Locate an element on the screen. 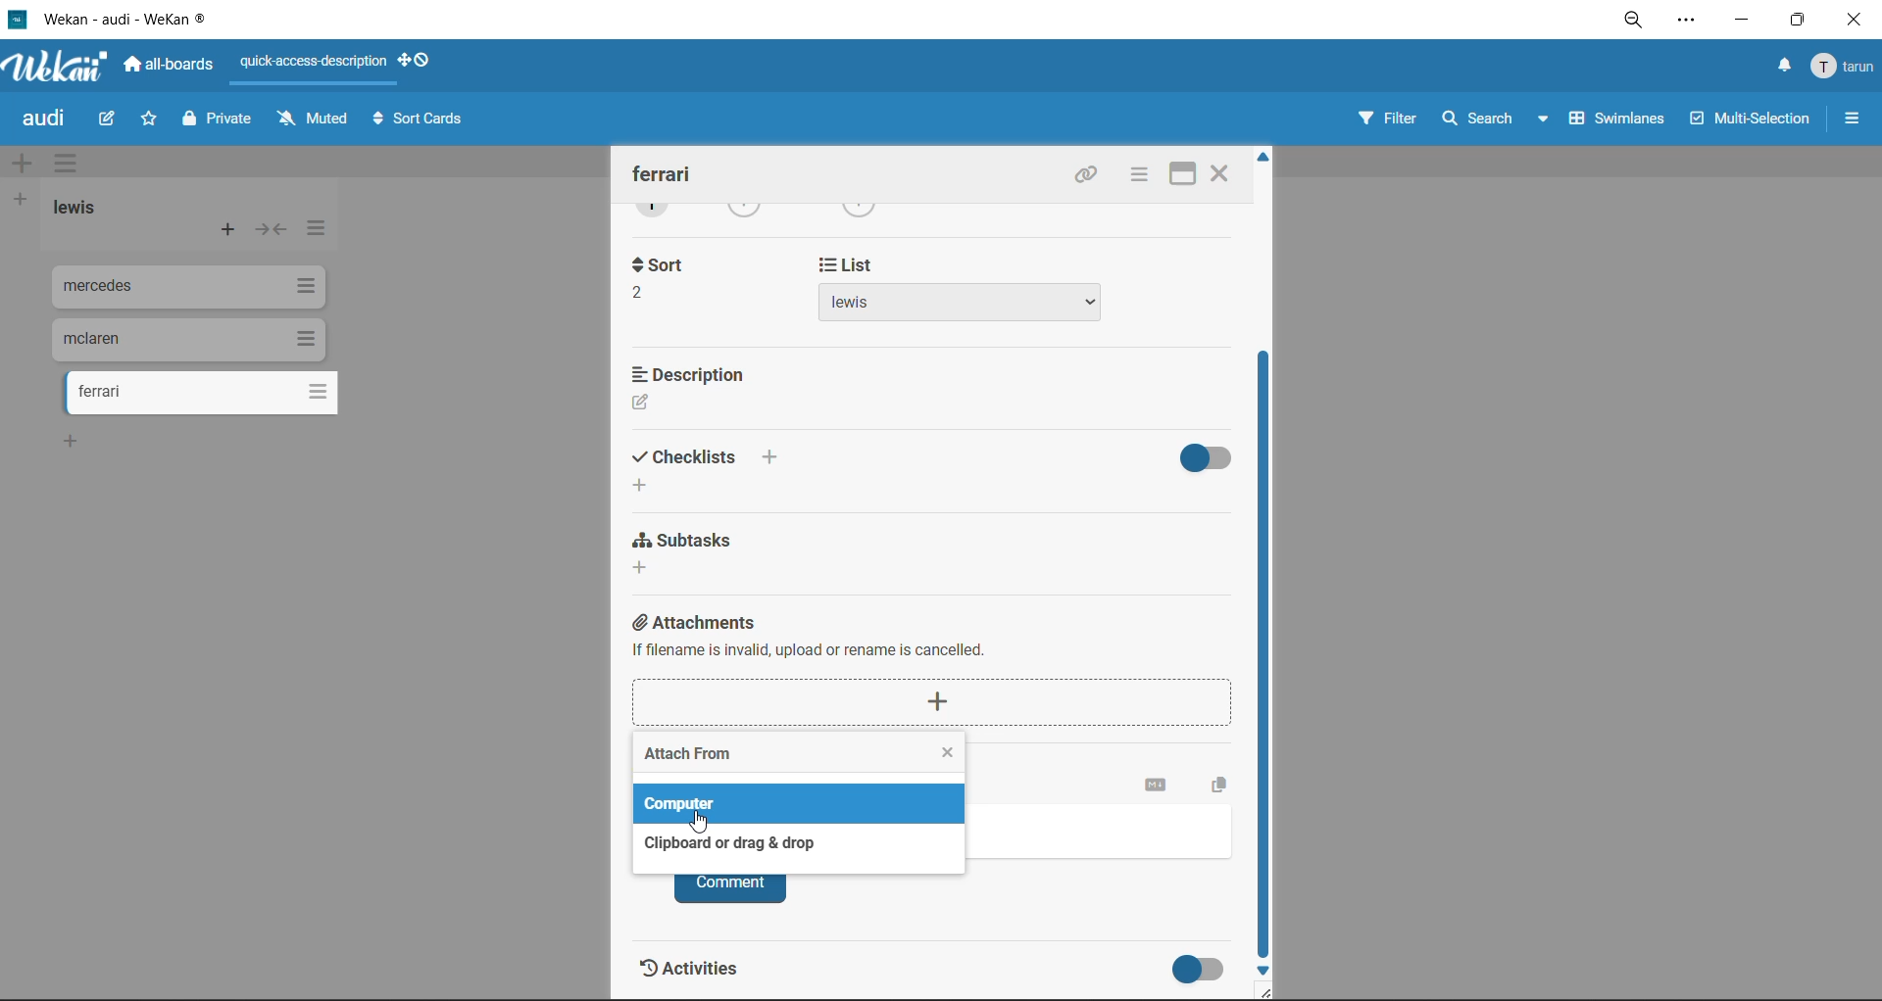 The width and height of the screenshot is (1882, 1001). copy is located at coordinates (1224, 782).